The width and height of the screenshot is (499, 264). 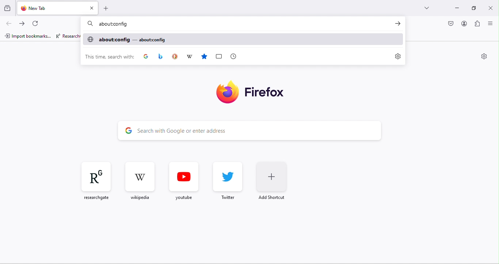 What do you see at coordinates (397, 55) in the screenshot?
I see `settings` at bounding box center [397, 55].